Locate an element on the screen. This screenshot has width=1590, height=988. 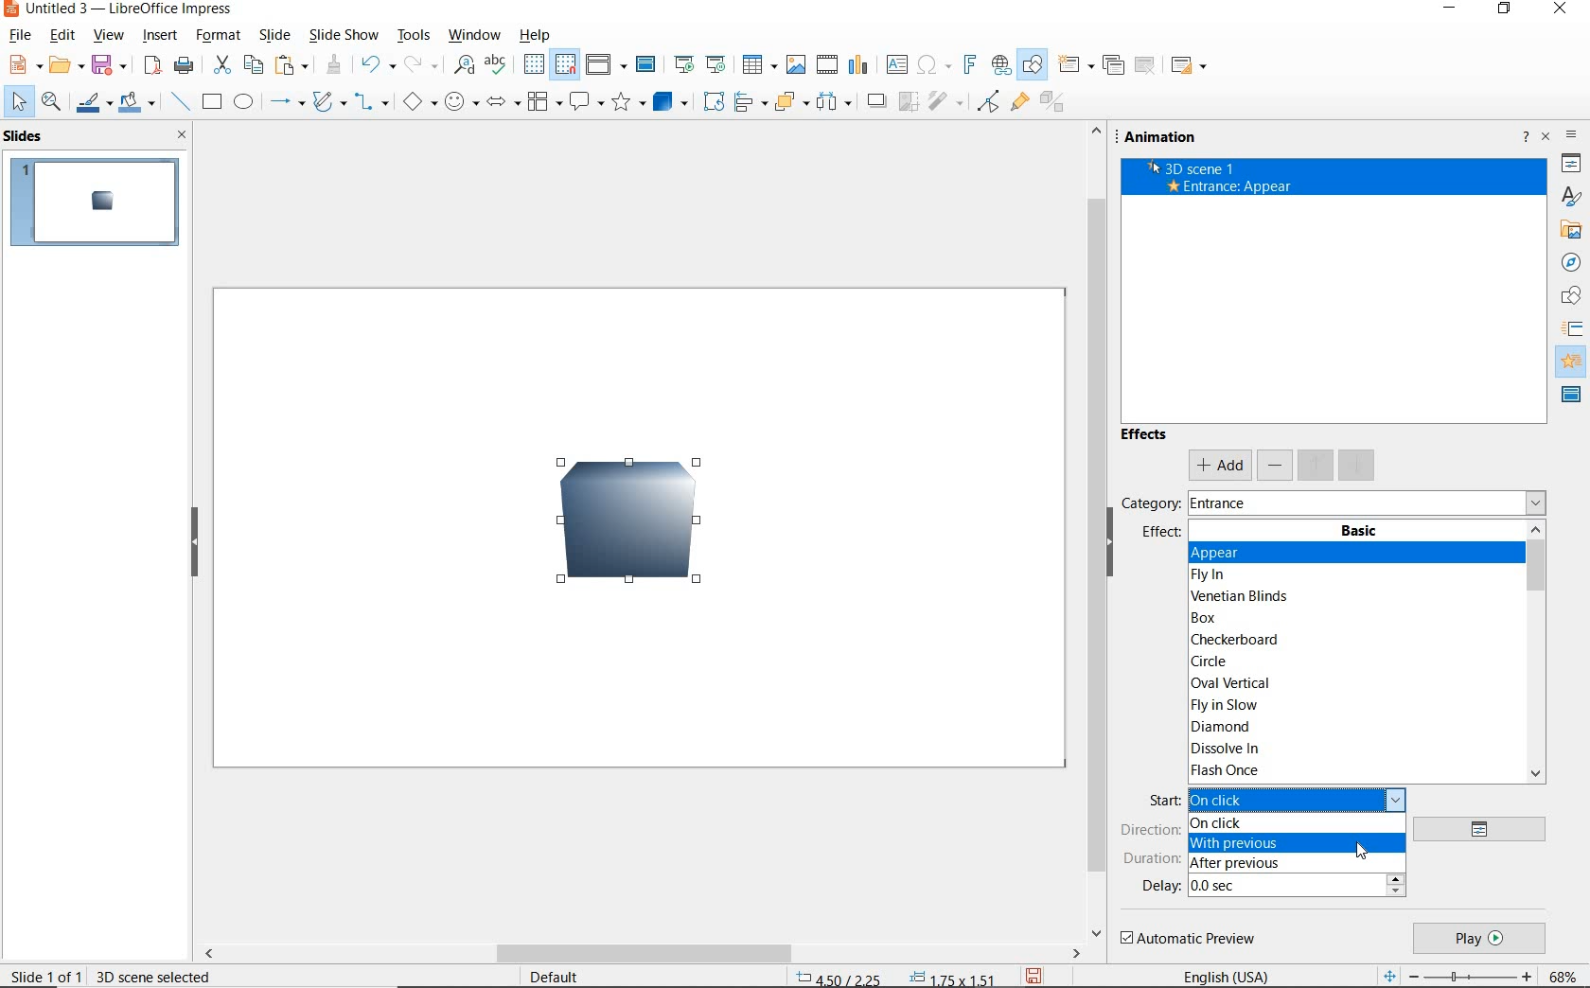
BASIC is located at coordinates (1360, 531).